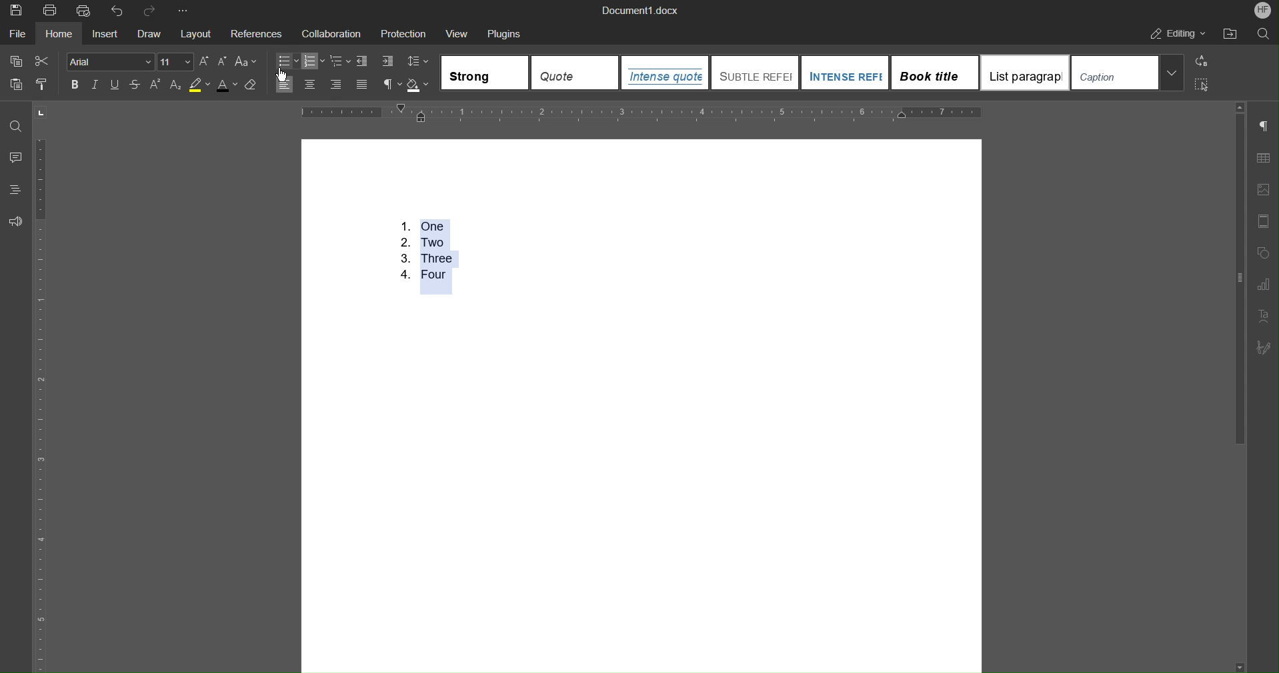 The height and width of the screenshot is (673, 1279). I want to click on Find, so click(15, 128).